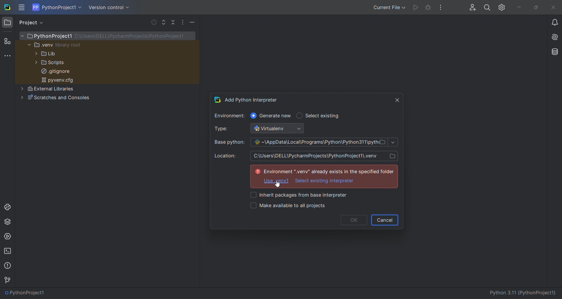 The width and height of the screenshot is (562, 299). I want to click on run, so click(414, 7).